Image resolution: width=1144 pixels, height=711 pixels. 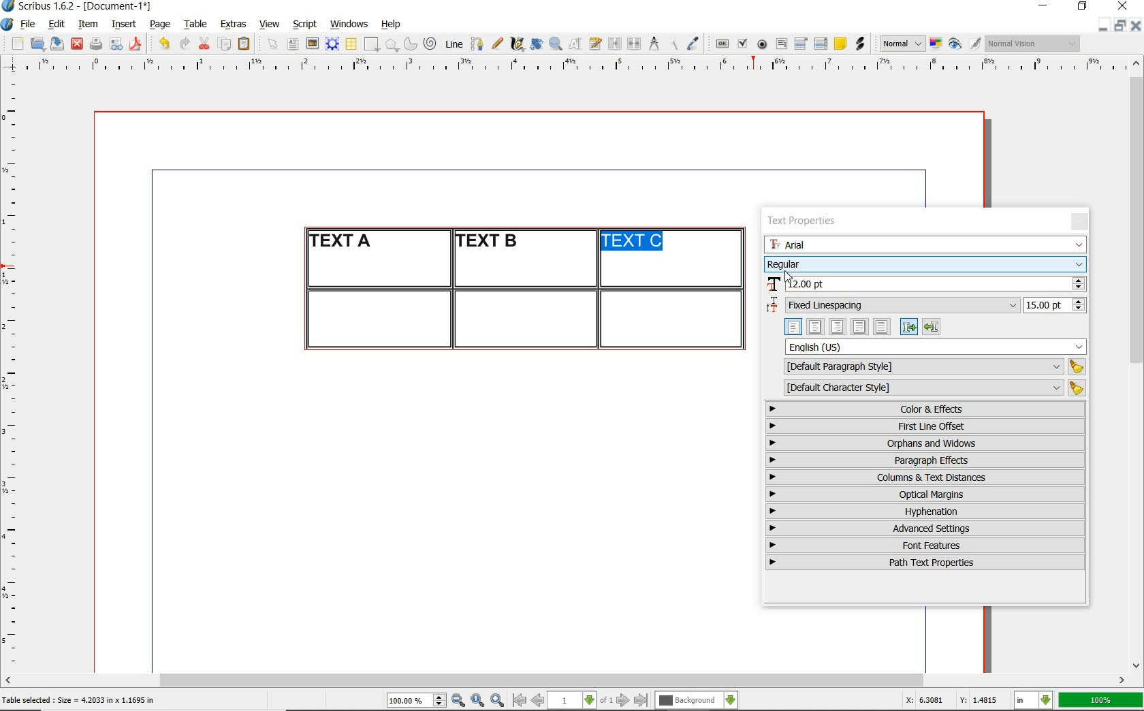 What do you see at coordinates (1045, 7) in the screenshot?
I see `minimize` at bounding box center [1045, 7].